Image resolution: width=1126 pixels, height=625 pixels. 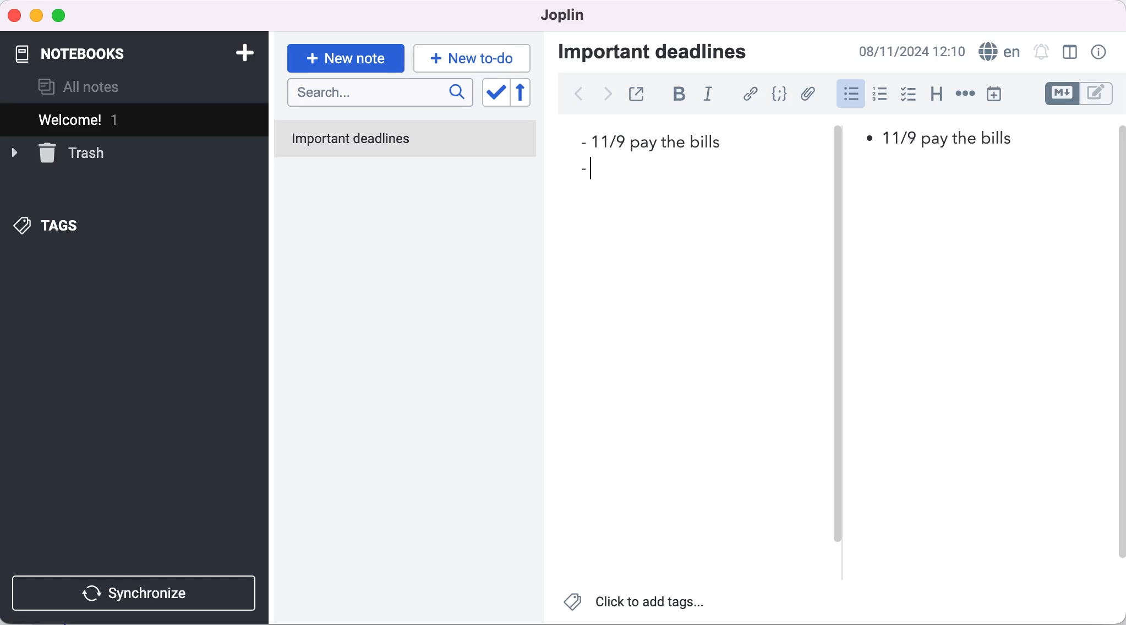 What do you see at coordinates (914, 51) in the screenshot?
I see `time and date` at bounding box center [914, 51].